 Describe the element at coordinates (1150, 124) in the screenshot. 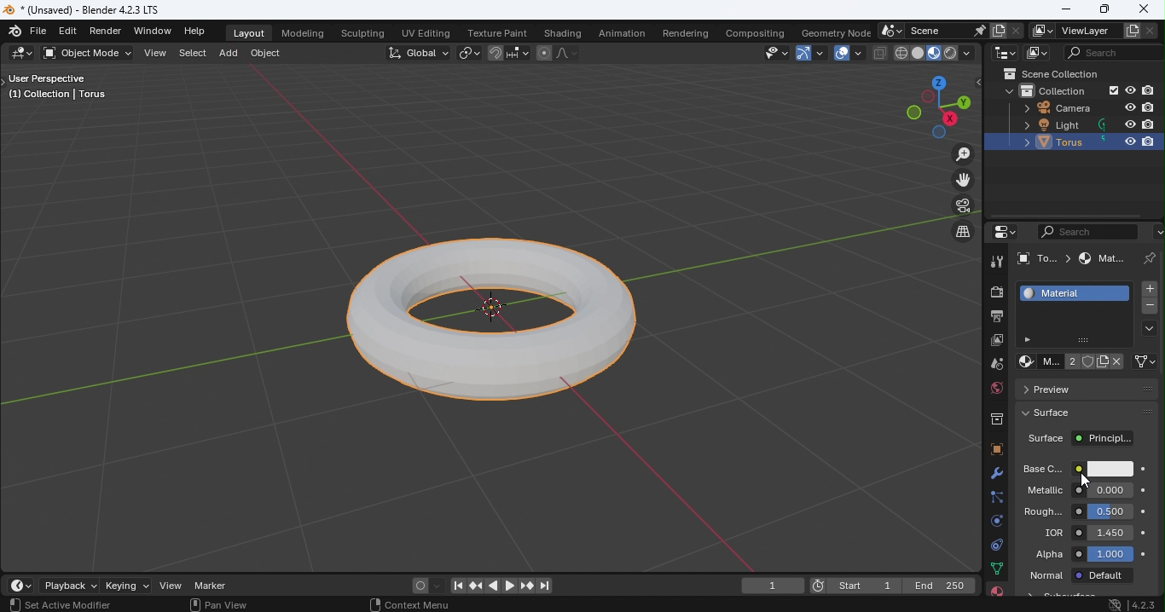

I see `Disable in renders` at that location.